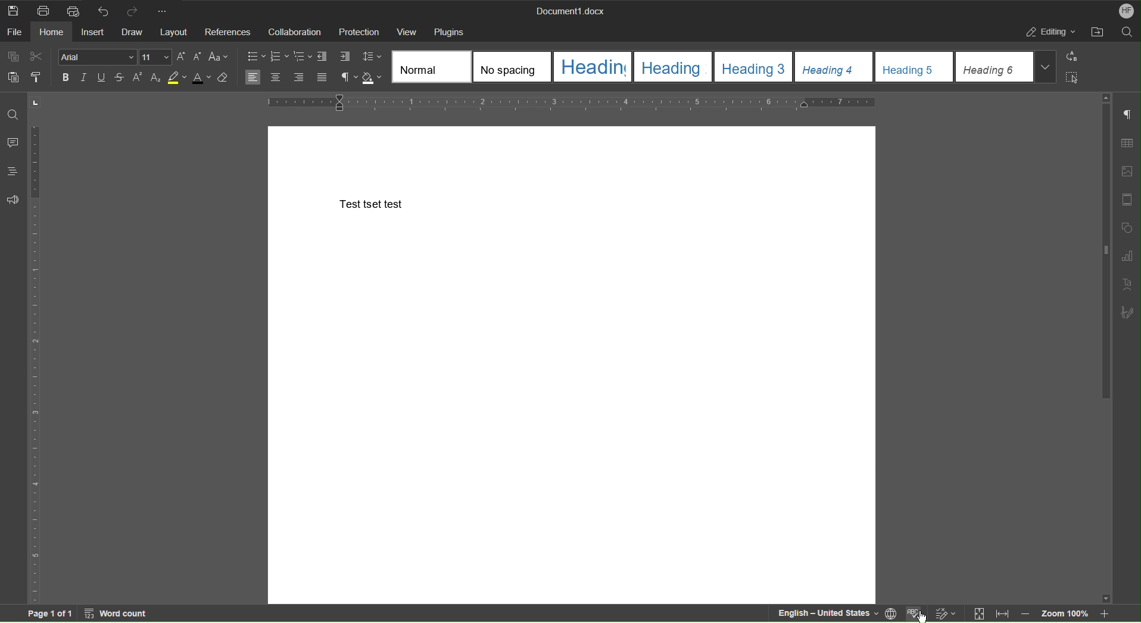 Image resolution: width=1141 pixels, height=623 pixels. What do you see at coordinates (219, 57) in the screenshot?
I see `Font Case Options` at bounding box center [219, 57].